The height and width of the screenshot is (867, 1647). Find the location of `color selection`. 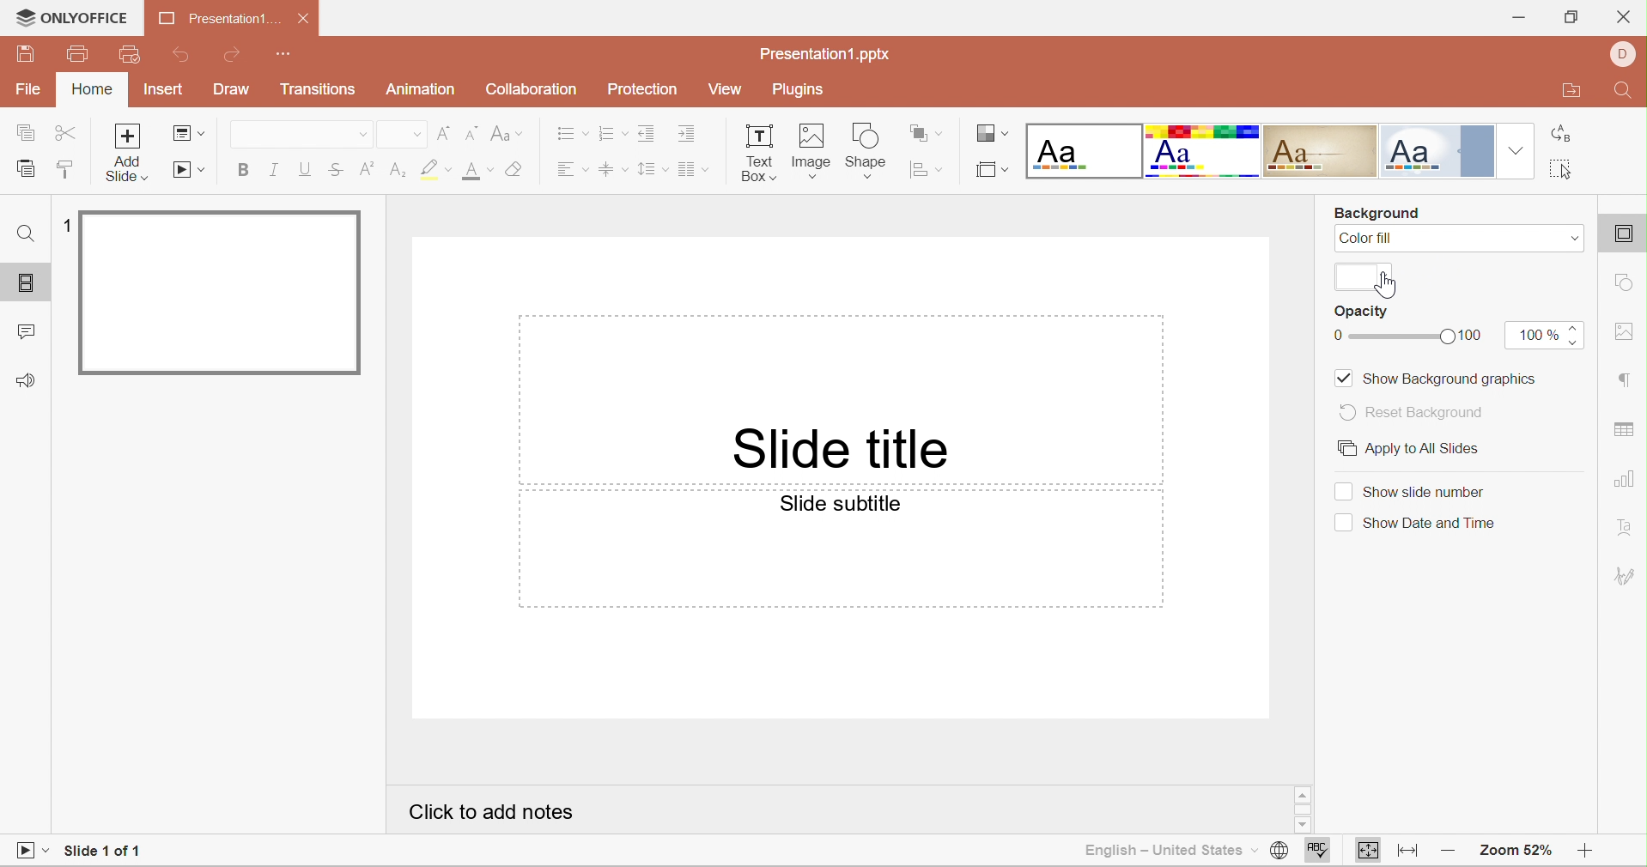

color selection is located at coordinates (1365, 277).